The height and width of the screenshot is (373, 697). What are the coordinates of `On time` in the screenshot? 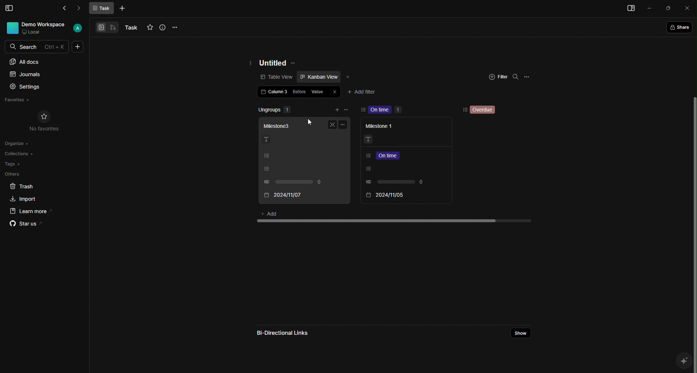 It's located at (387, 110).